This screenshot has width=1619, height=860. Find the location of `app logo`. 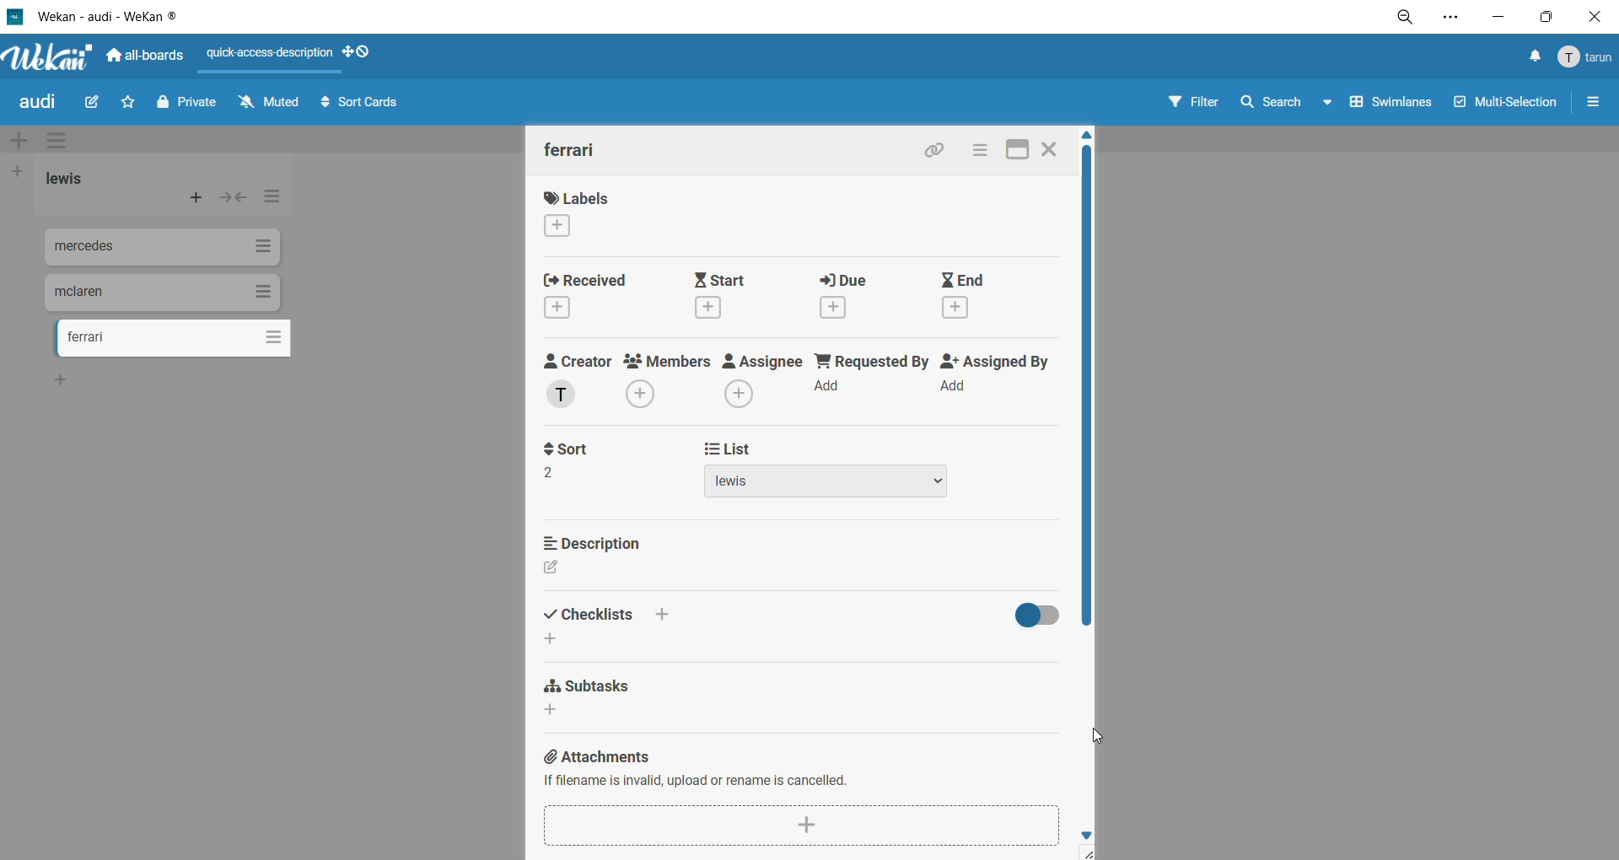

app logo is located at coordinates (46, 53).